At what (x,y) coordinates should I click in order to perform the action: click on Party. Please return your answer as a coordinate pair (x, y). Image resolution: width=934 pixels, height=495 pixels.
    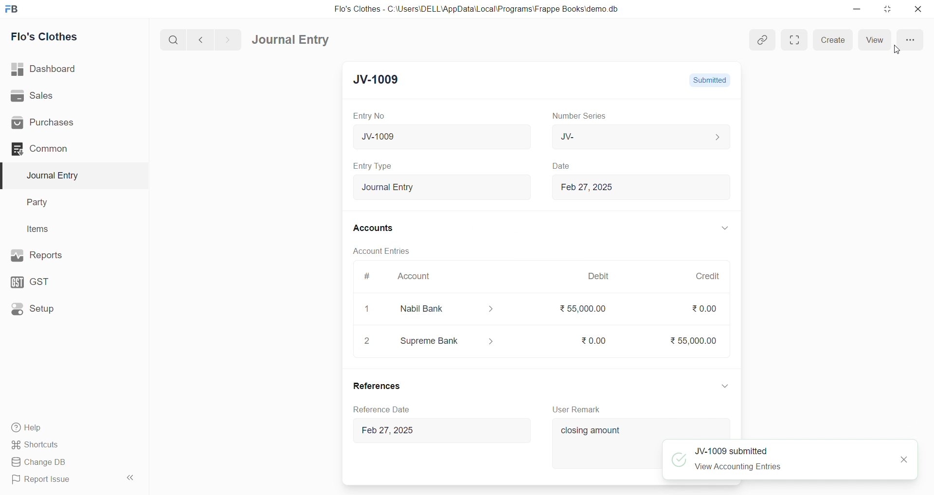
    Looking at the image, I should click on (43, 201).